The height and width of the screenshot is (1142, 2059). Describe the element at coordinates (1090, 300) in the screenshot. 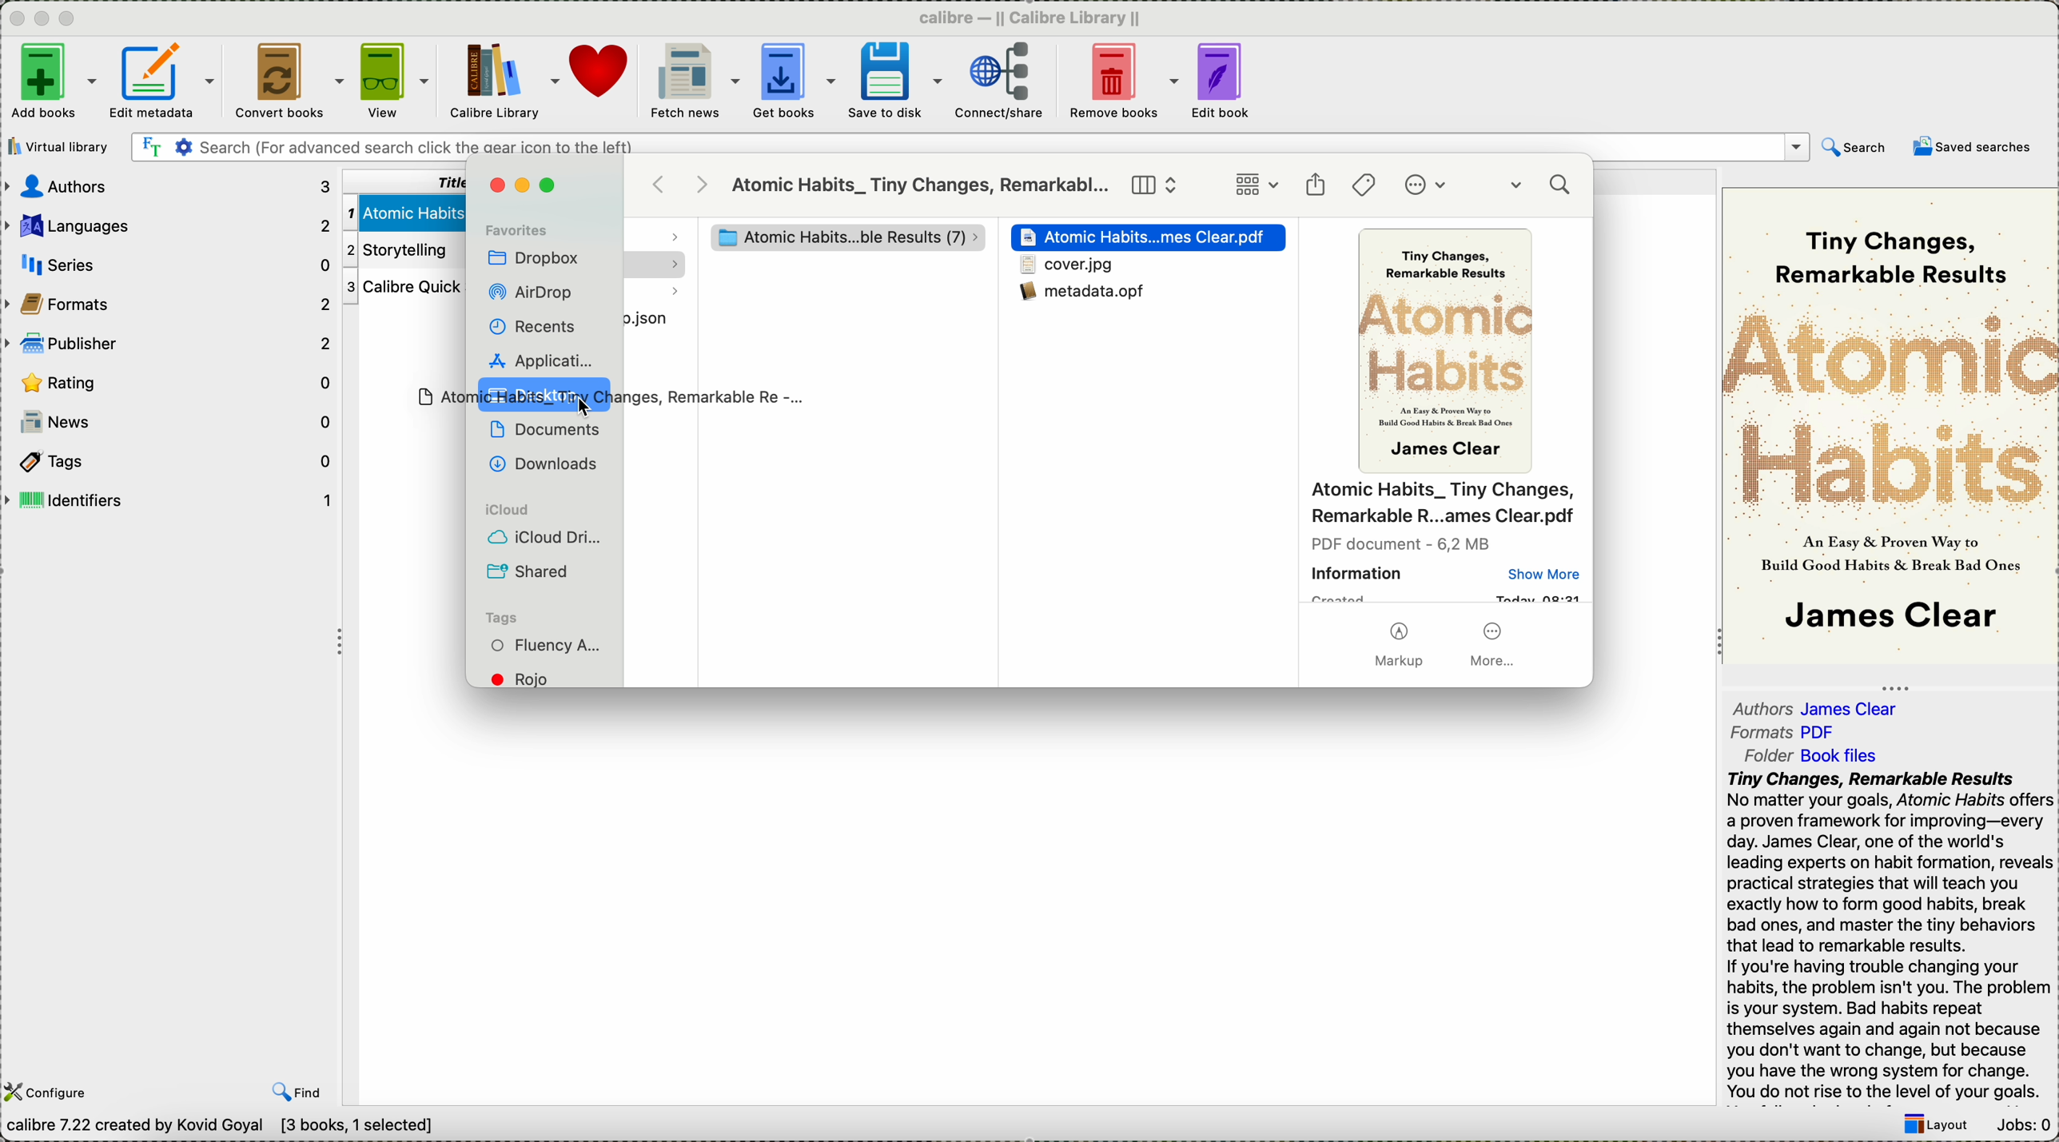

I see `metadata.opf` at that location.